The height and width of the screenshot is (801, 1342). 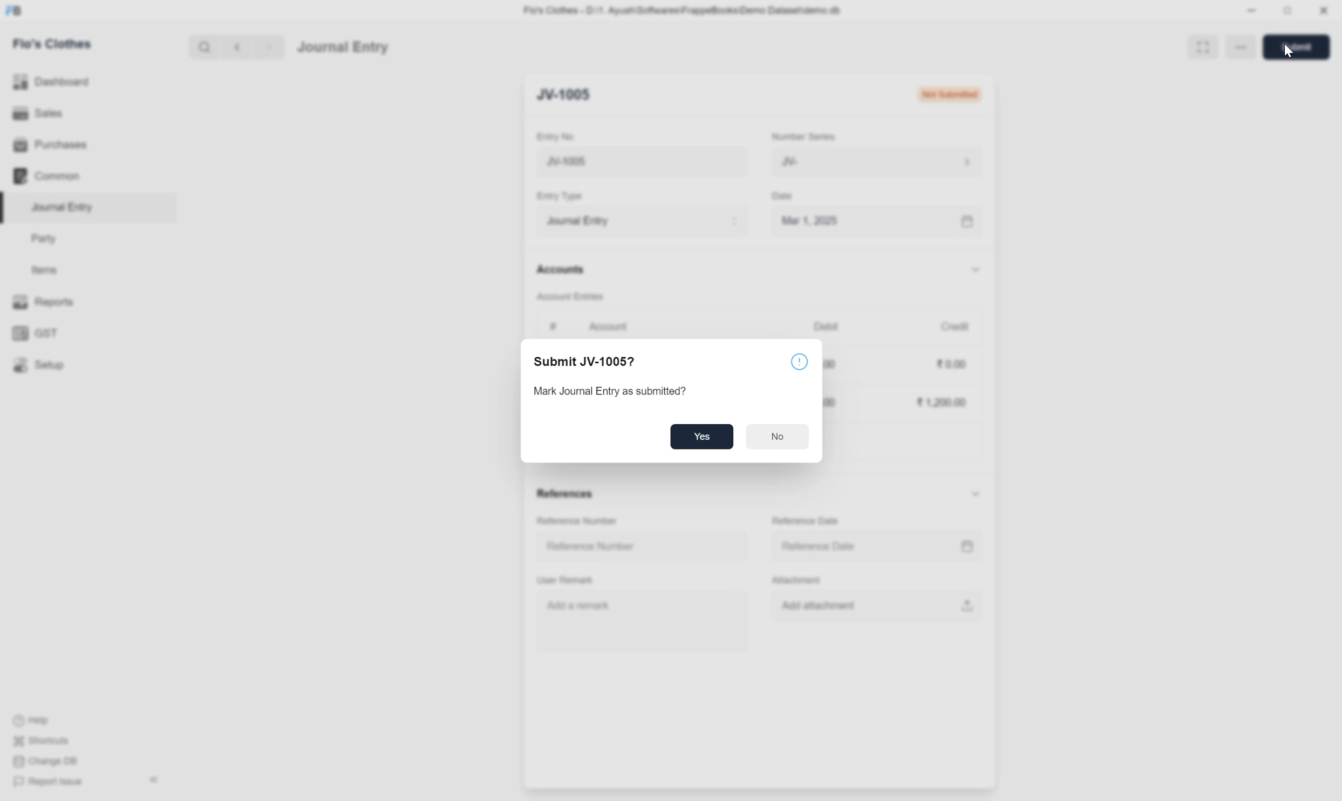 What do you see at coordinates (610, 327) in the screenshot?
I see `Account` at bounding box center [610, 327].